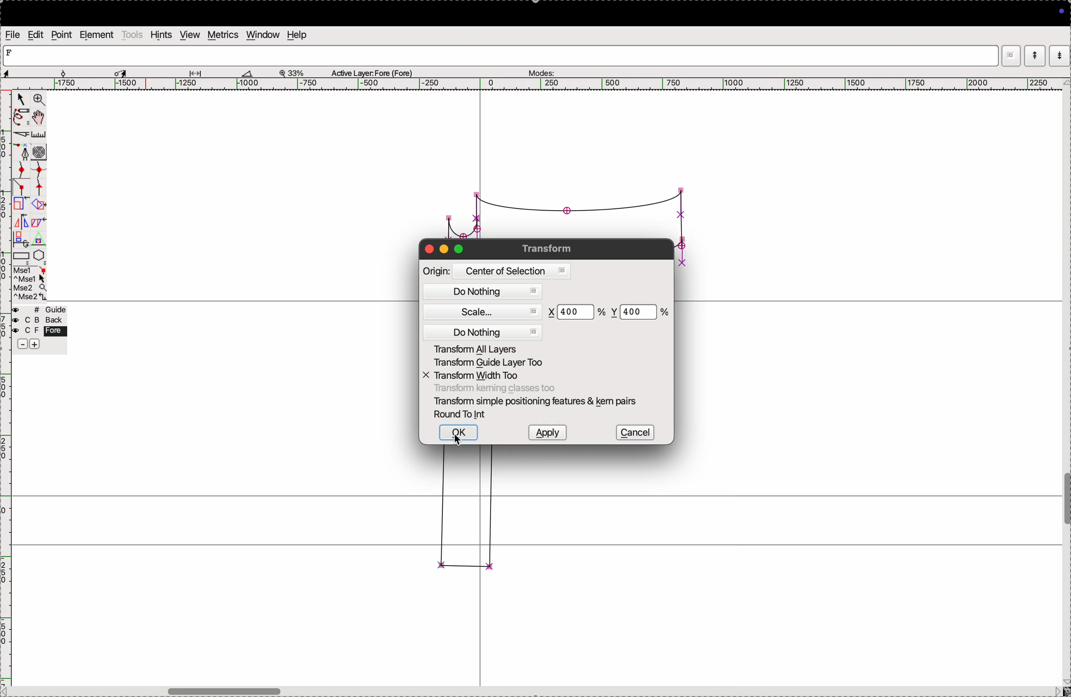  I want to click on overlap, so click(40, 205).